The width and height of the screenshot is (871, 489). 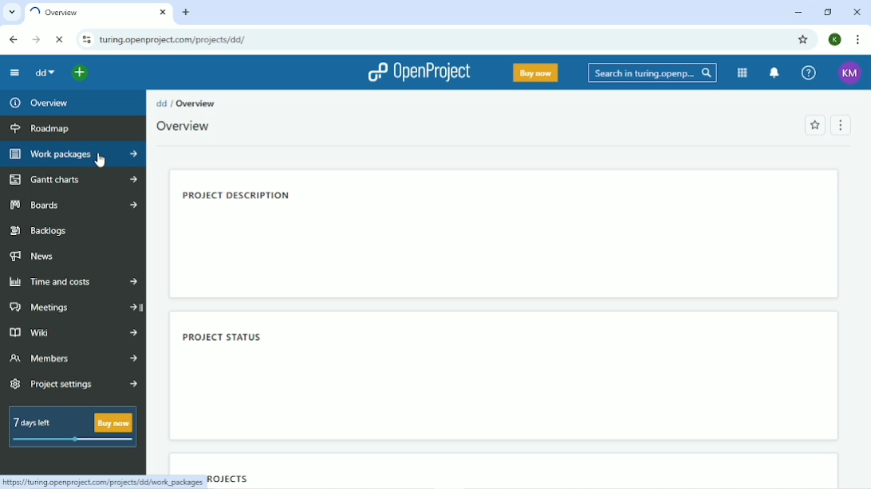 I want to click on Current tab, so click(x=100, y=13).